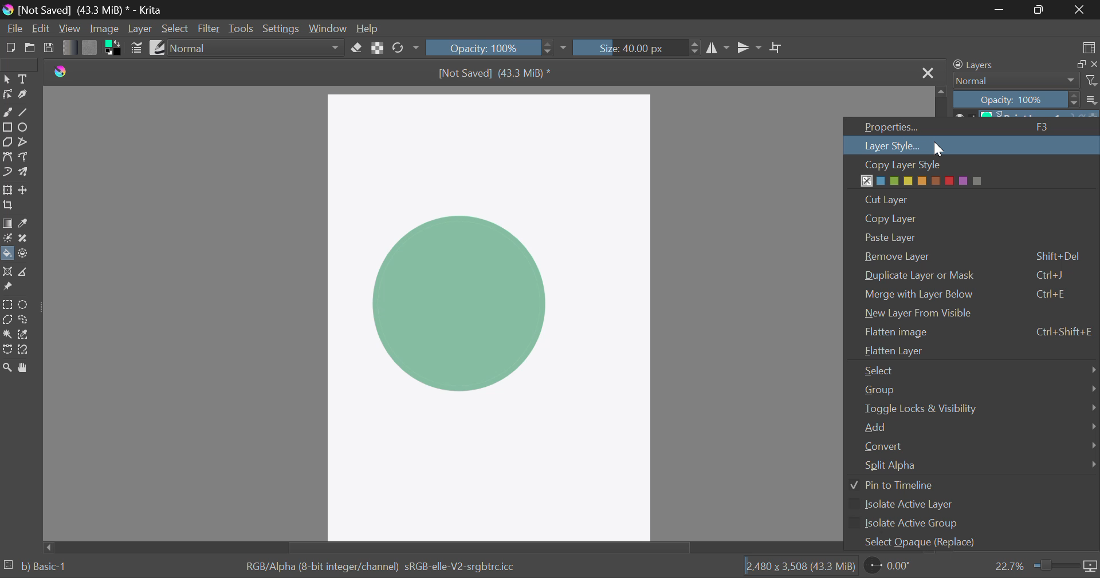 This screenshot has height=578, width=1100. Describe the element at coordinates (357, 48) in the screenshot. I see `Eraser` at that location.